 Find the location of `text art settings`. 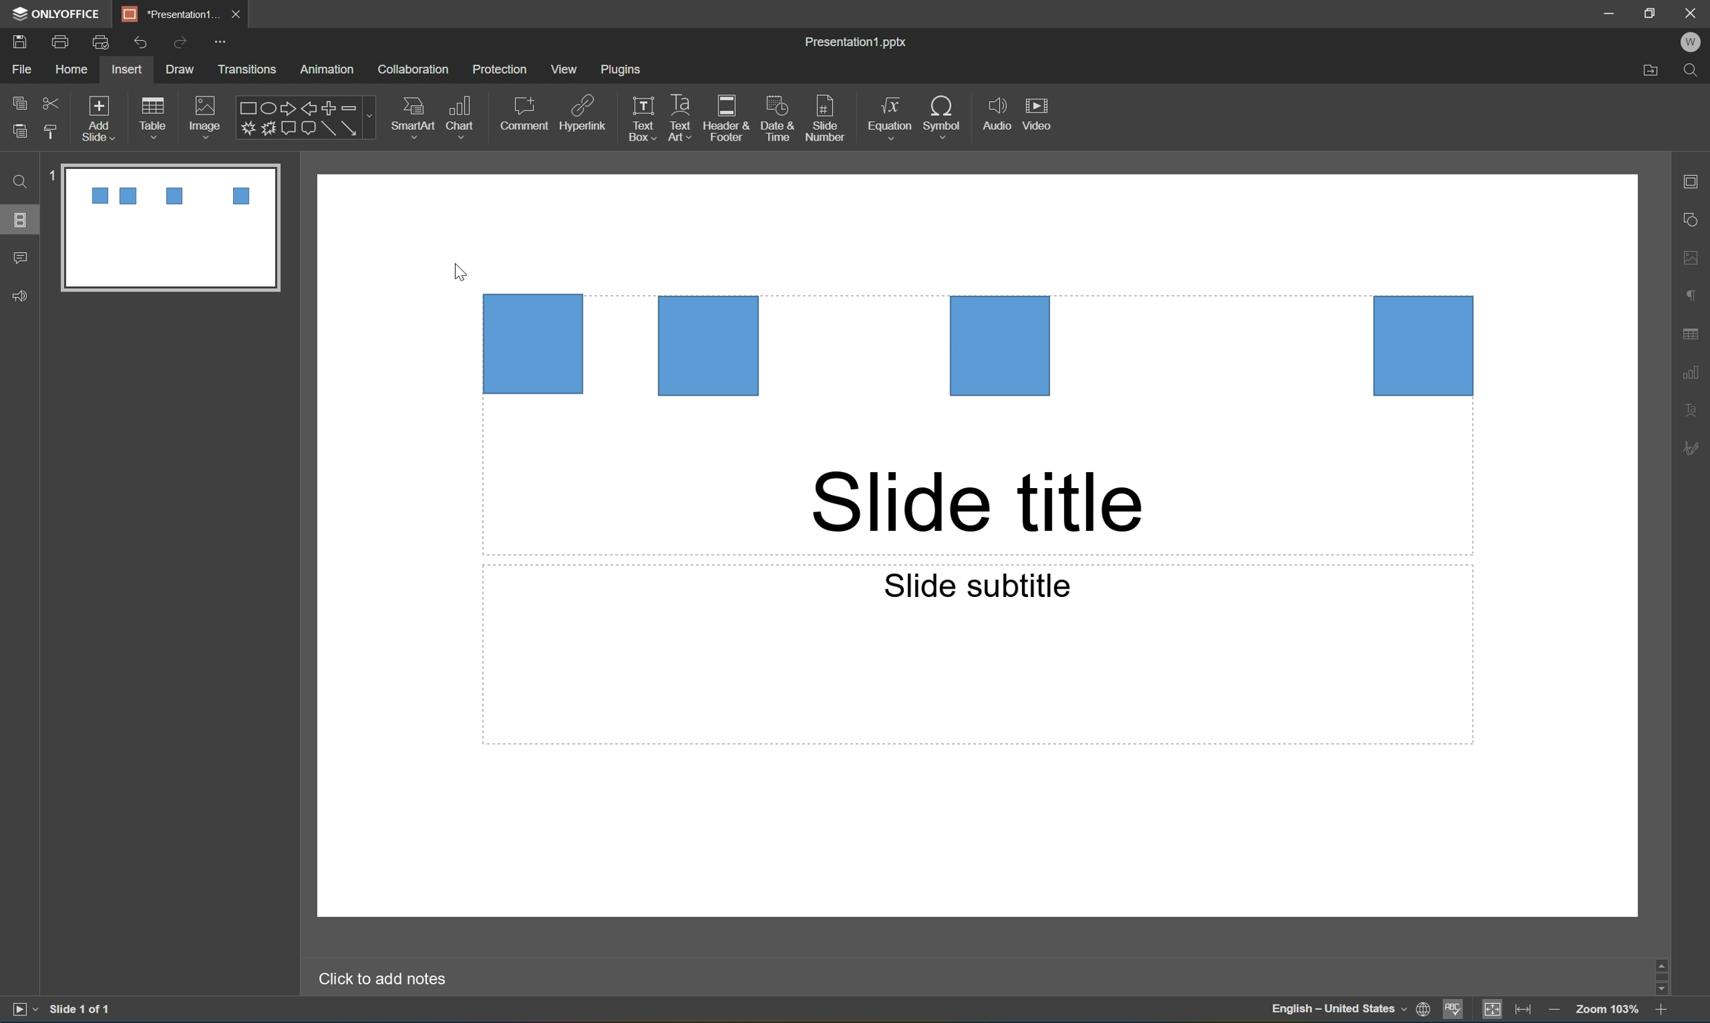

text art settings is located at coordinates (1698, 411).